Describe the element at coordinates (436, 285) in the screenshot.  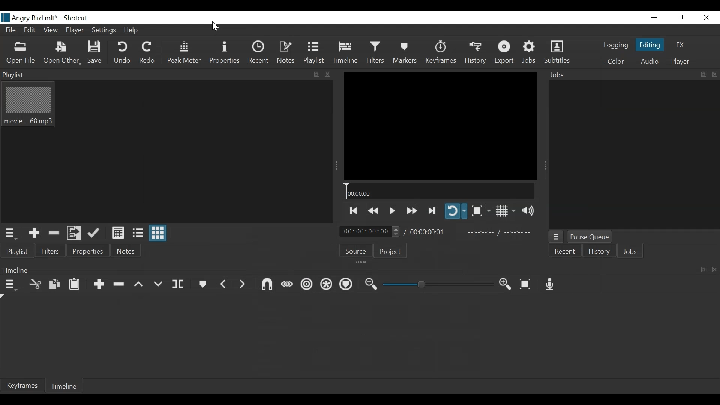
I see `Zoom slider` at that location.